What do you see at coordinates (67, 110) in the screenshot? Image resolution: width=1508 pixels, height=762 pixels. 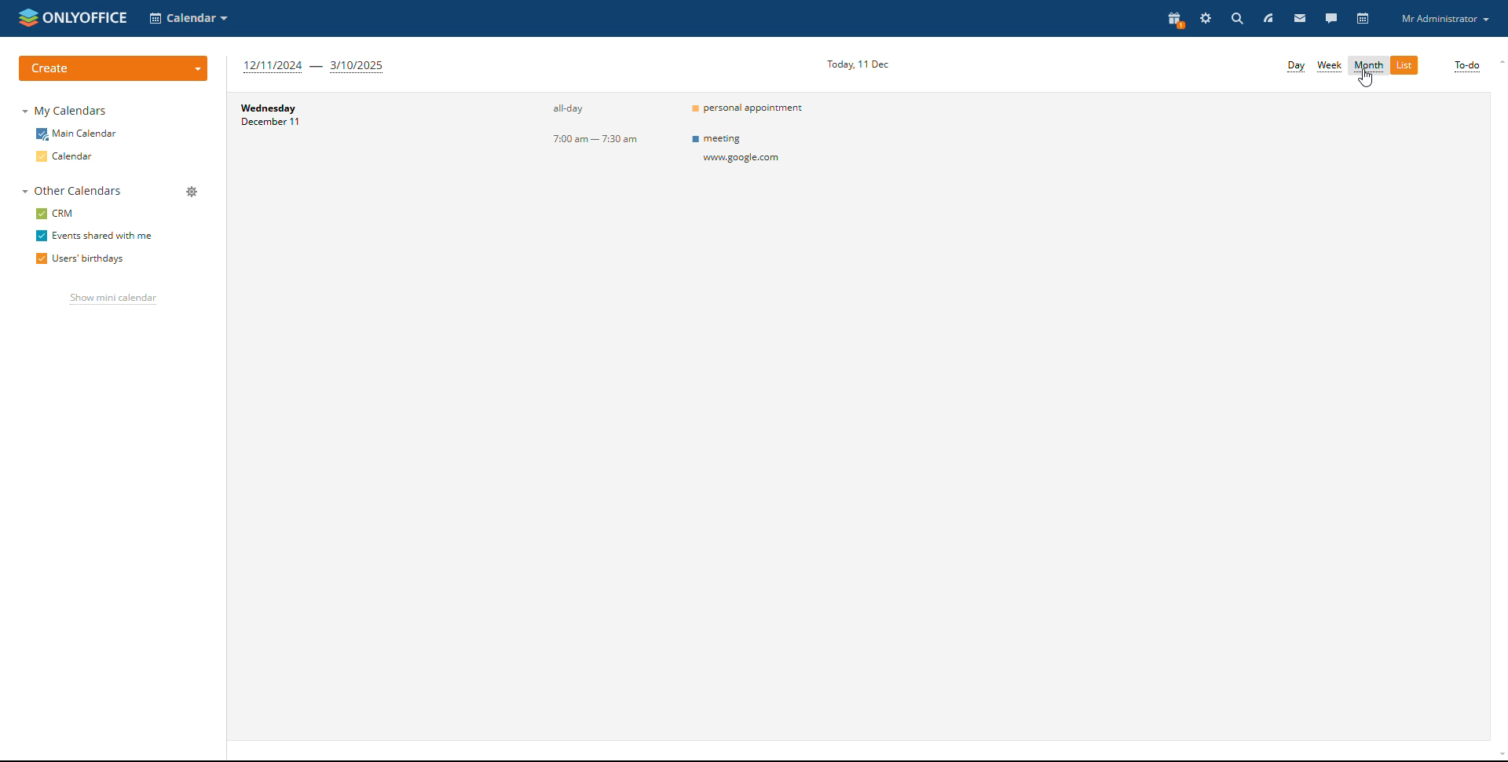 I see `my calendar` at bounding box center [67, 110].